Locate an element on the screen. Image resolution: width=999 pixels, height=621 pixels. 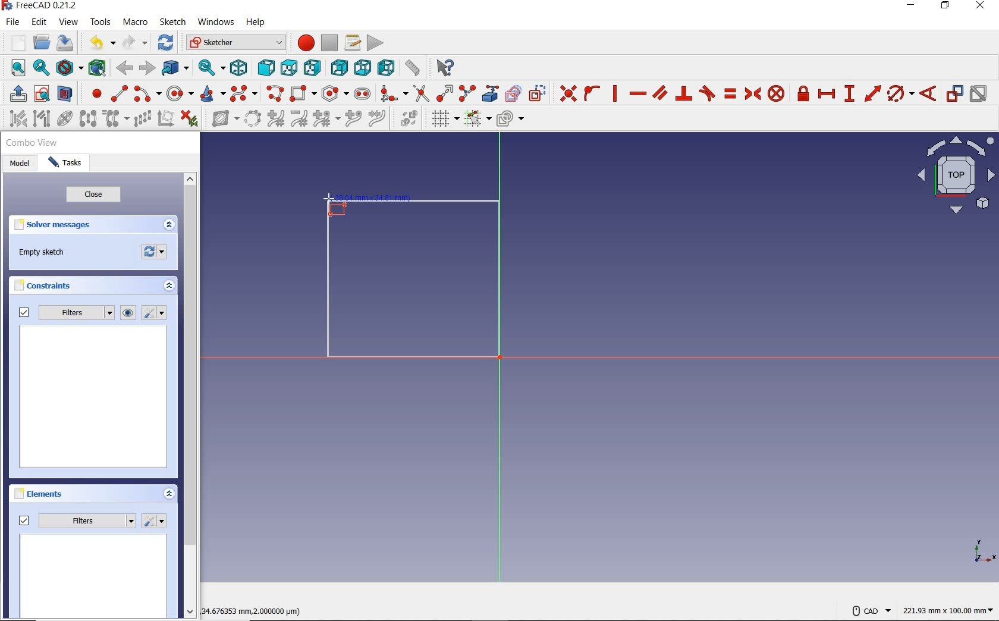
fit selection is located at coordinates (40, 68).